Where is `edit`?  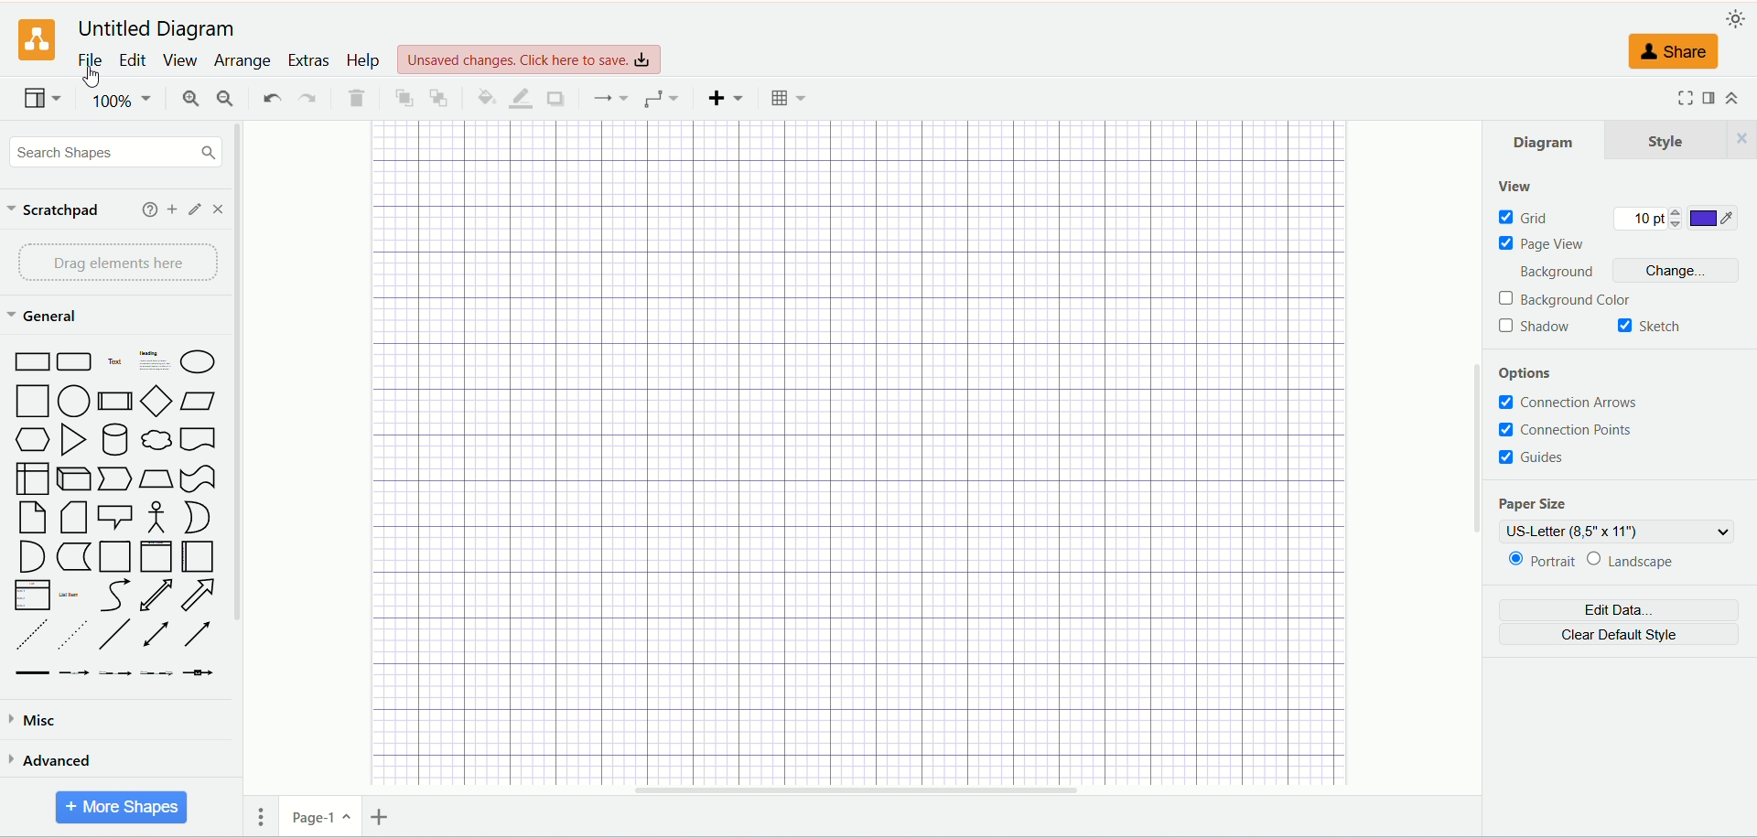
edit is located at coordinates (192, 209).